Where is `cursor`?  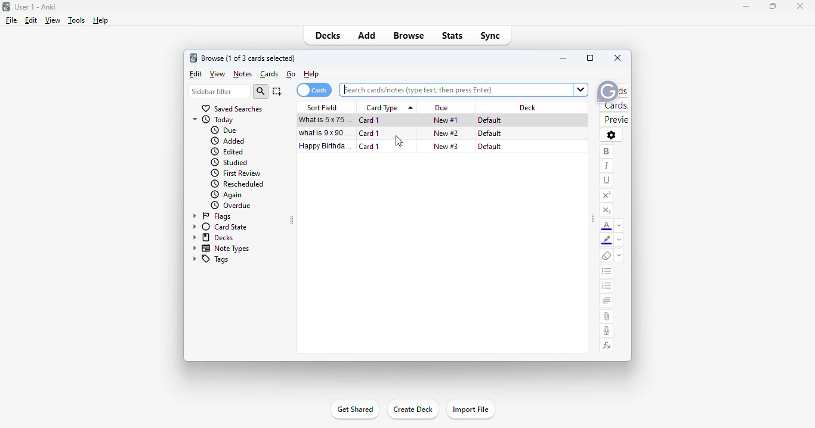
cursor is located at coordinates (398, 141).